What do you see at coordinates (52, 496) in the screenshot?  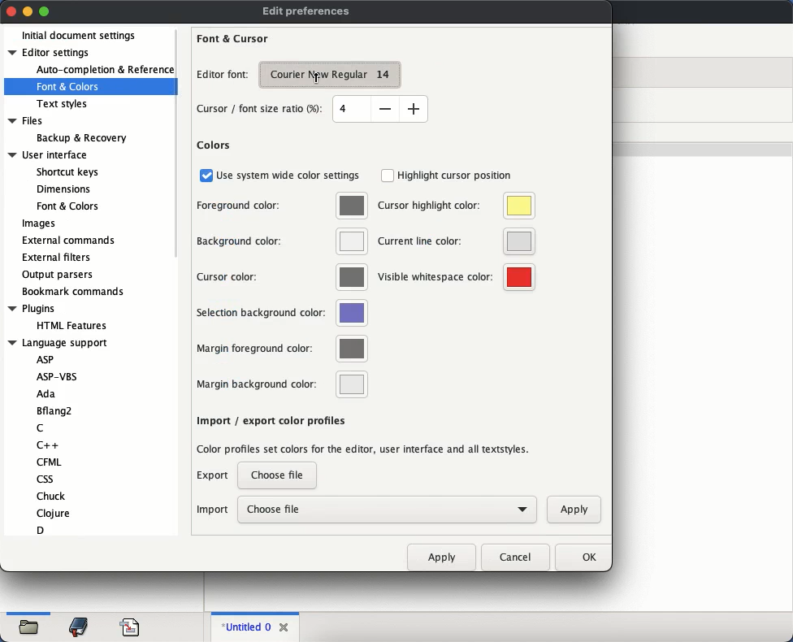 I see `chuck` at bounding box center [52, 496].